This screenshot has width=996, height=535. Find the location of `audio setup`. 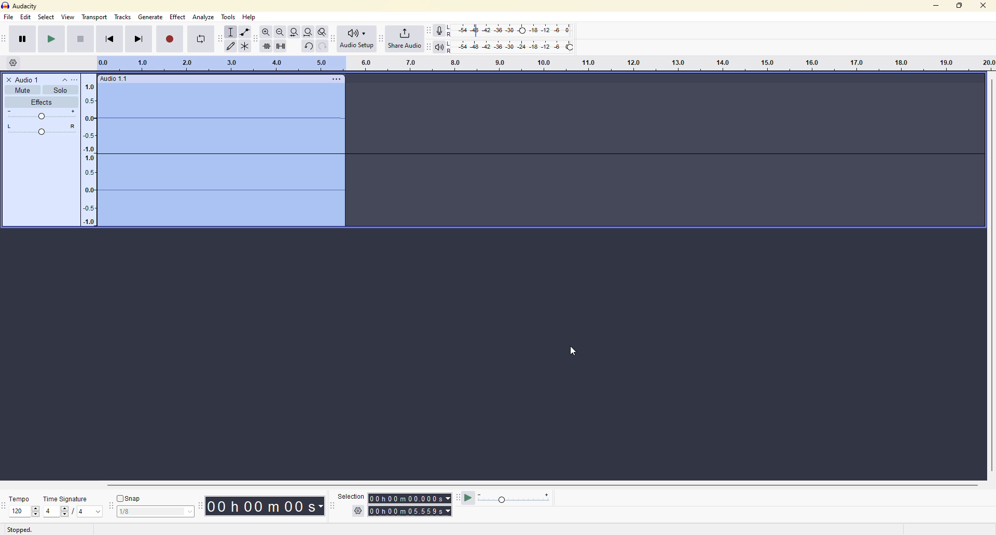

audio setup is located at coordinates (357, 38).